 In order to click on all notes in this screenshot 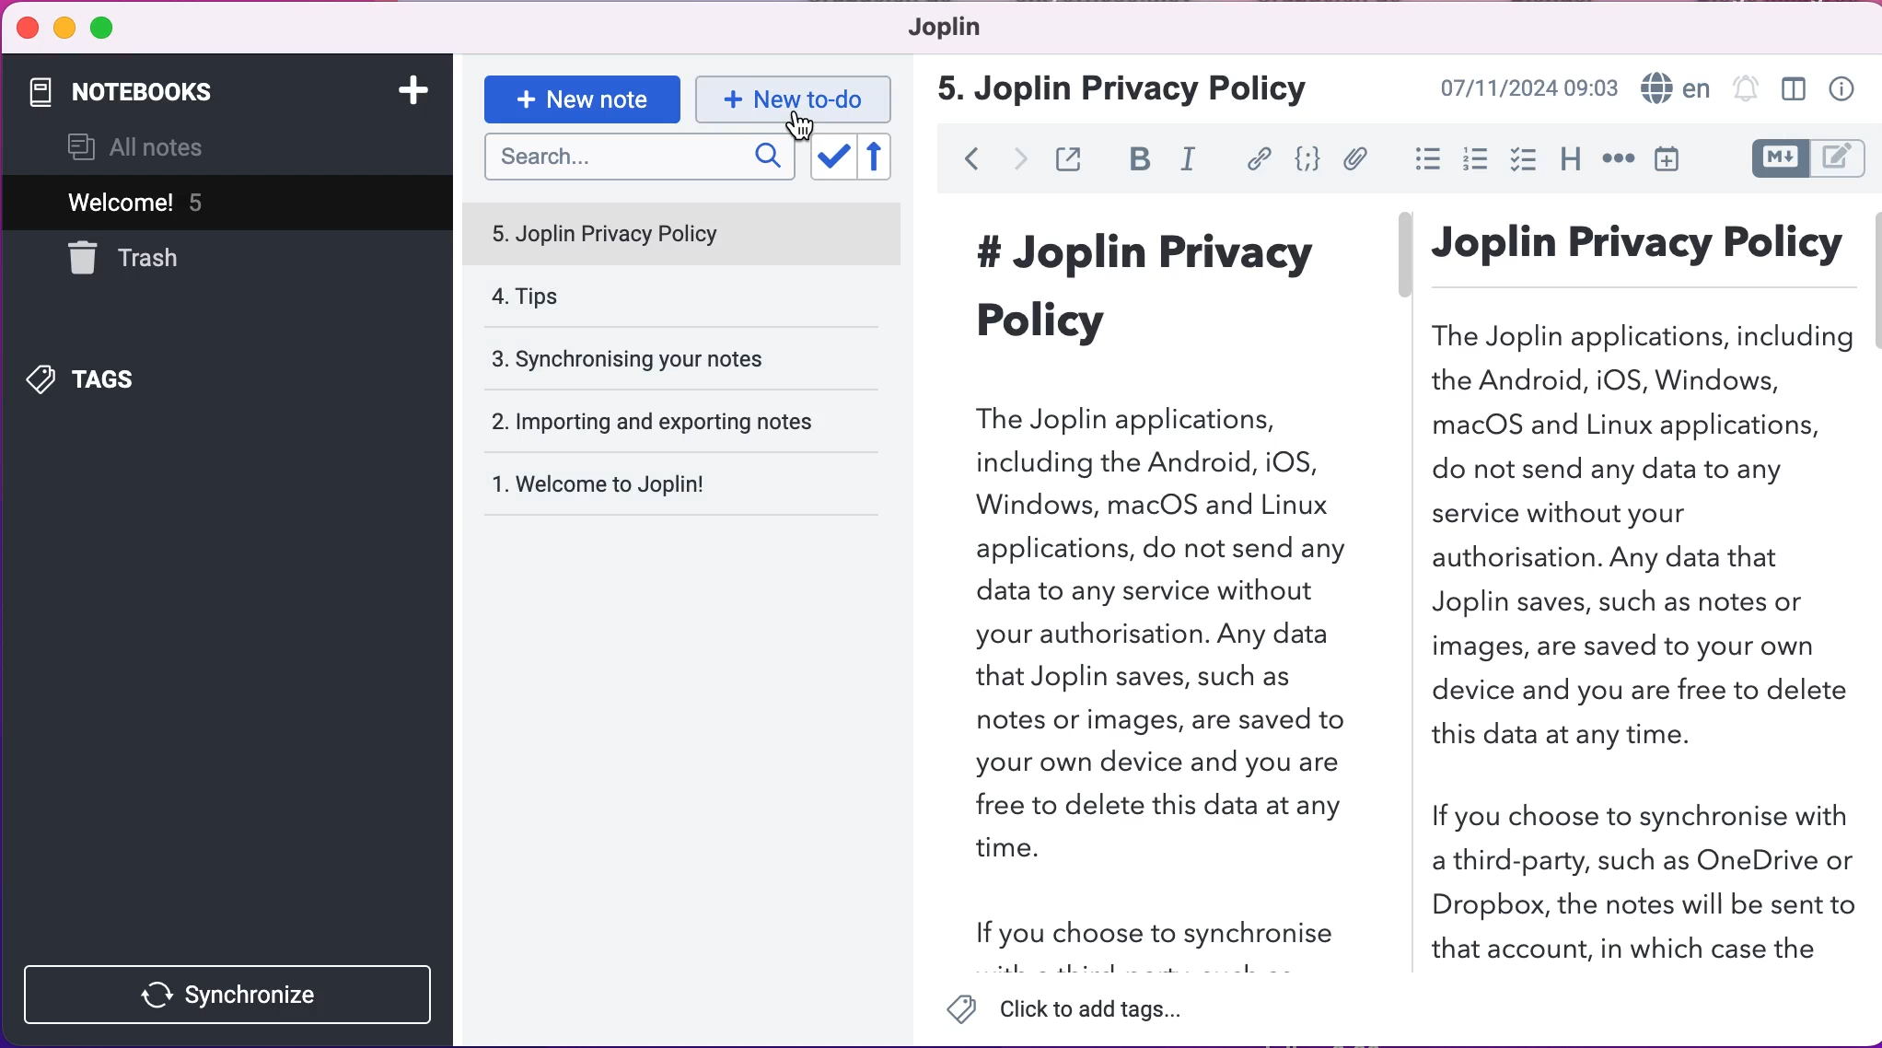, I will do `click(147, 149)`.